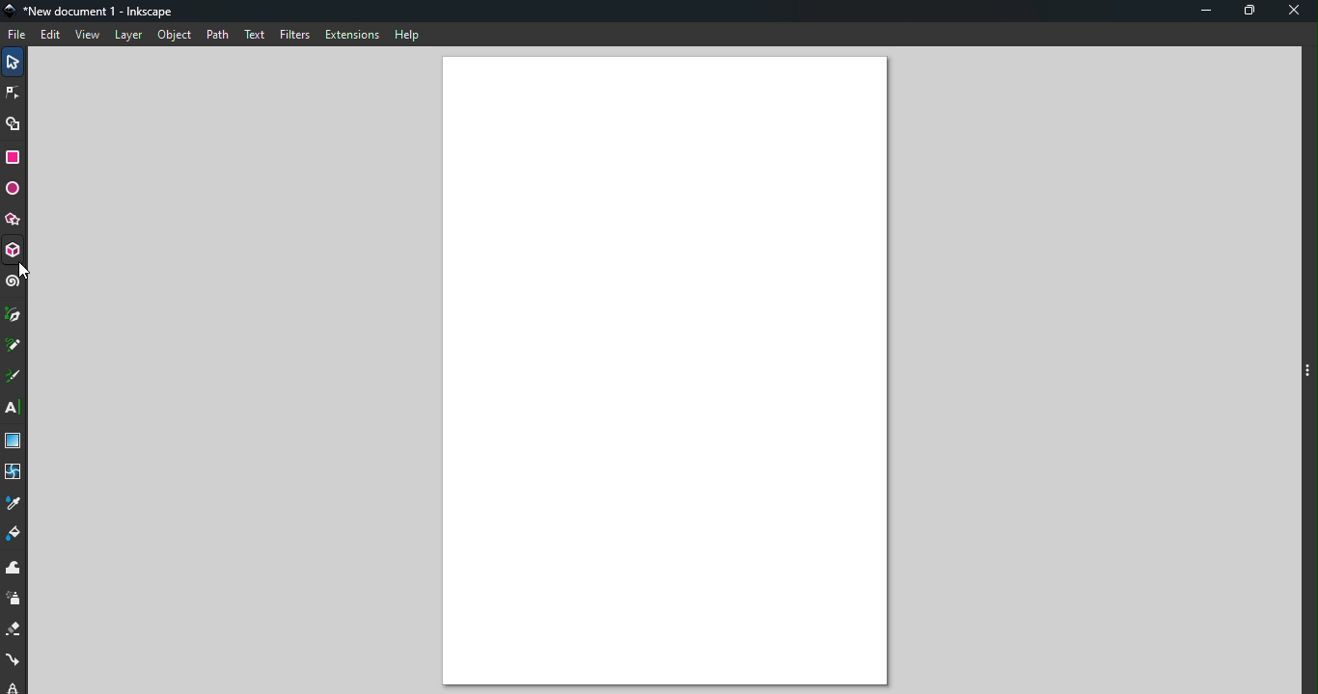 This screenshot has height=694, width=1318. Describe the element at coordinates (128, 37) in the screenshot. I see `Layer` at that location.